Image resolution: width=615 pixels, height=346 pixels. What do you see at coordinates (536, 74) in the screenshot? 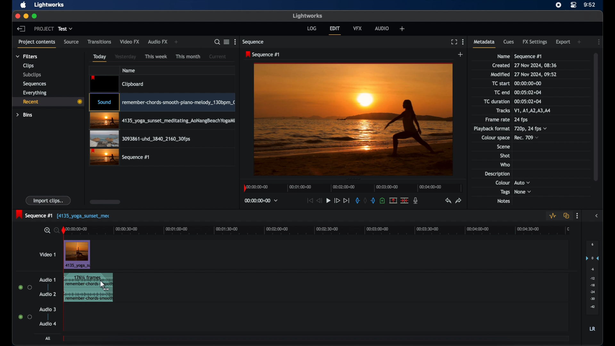
I see `modified` at bounding box center [536, 74].